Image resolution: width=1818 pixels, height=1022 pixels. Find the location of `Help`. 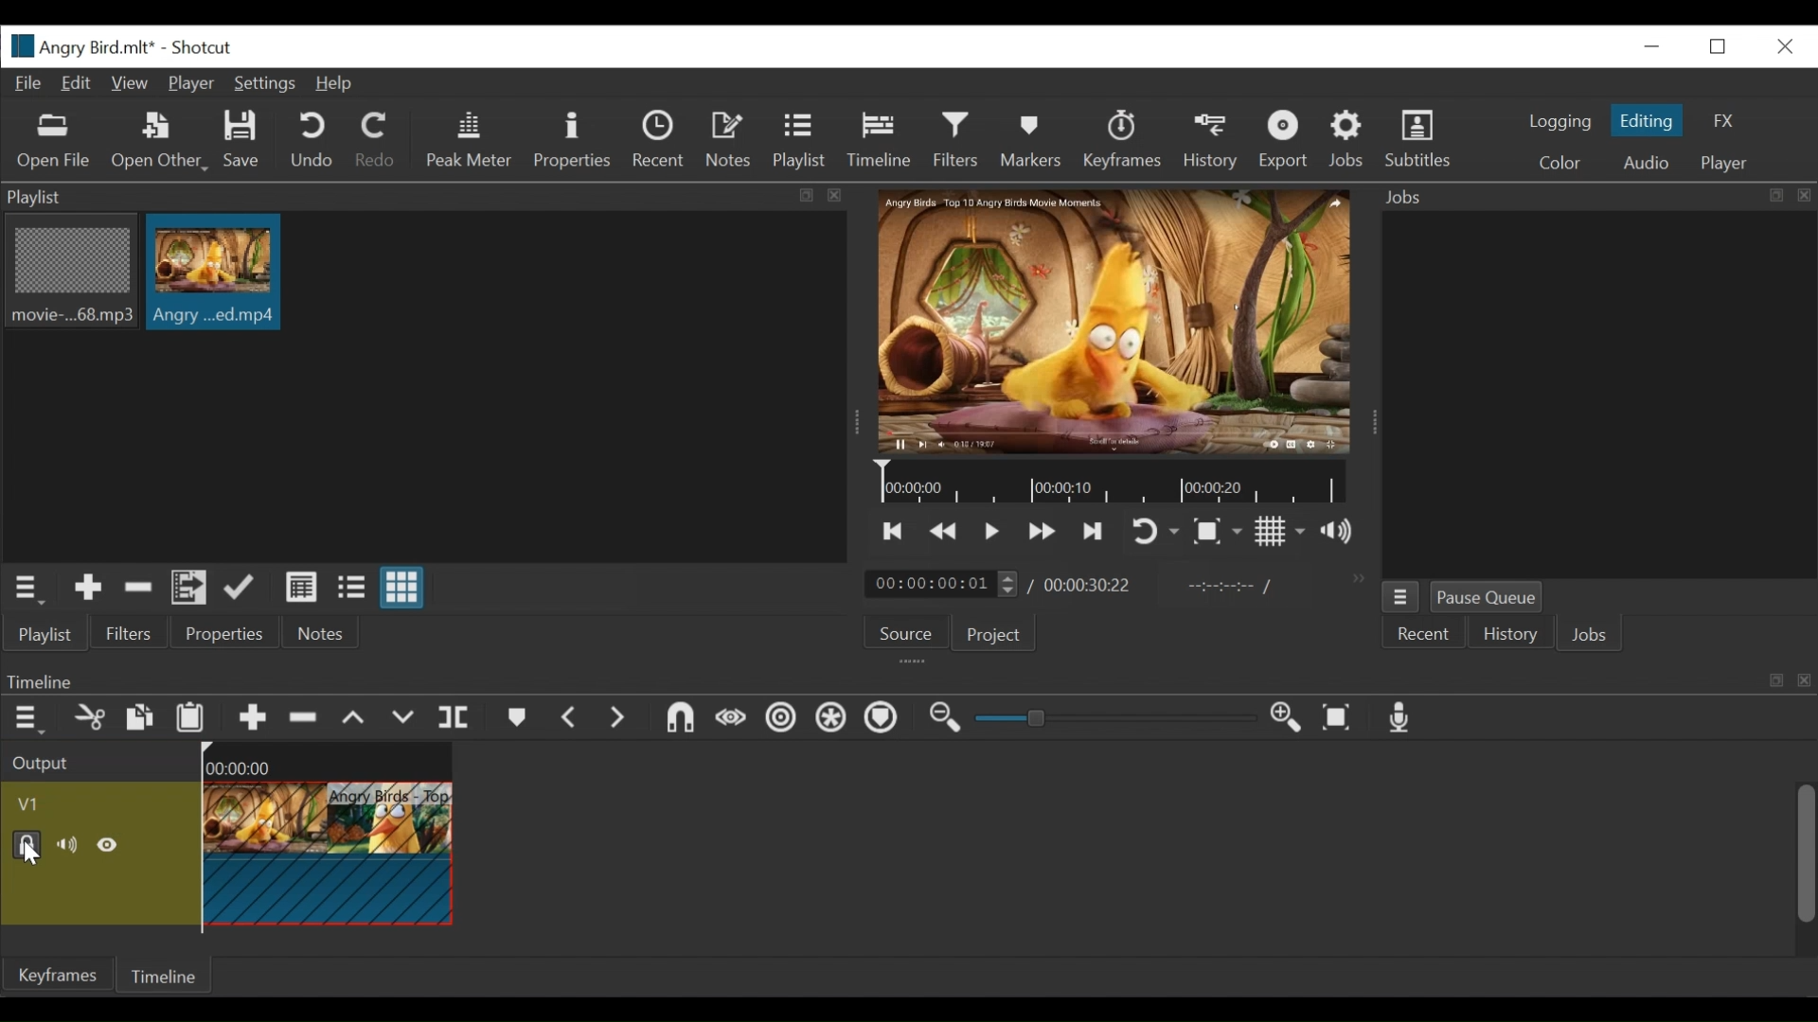

Help is located at coordinates (336, 85).